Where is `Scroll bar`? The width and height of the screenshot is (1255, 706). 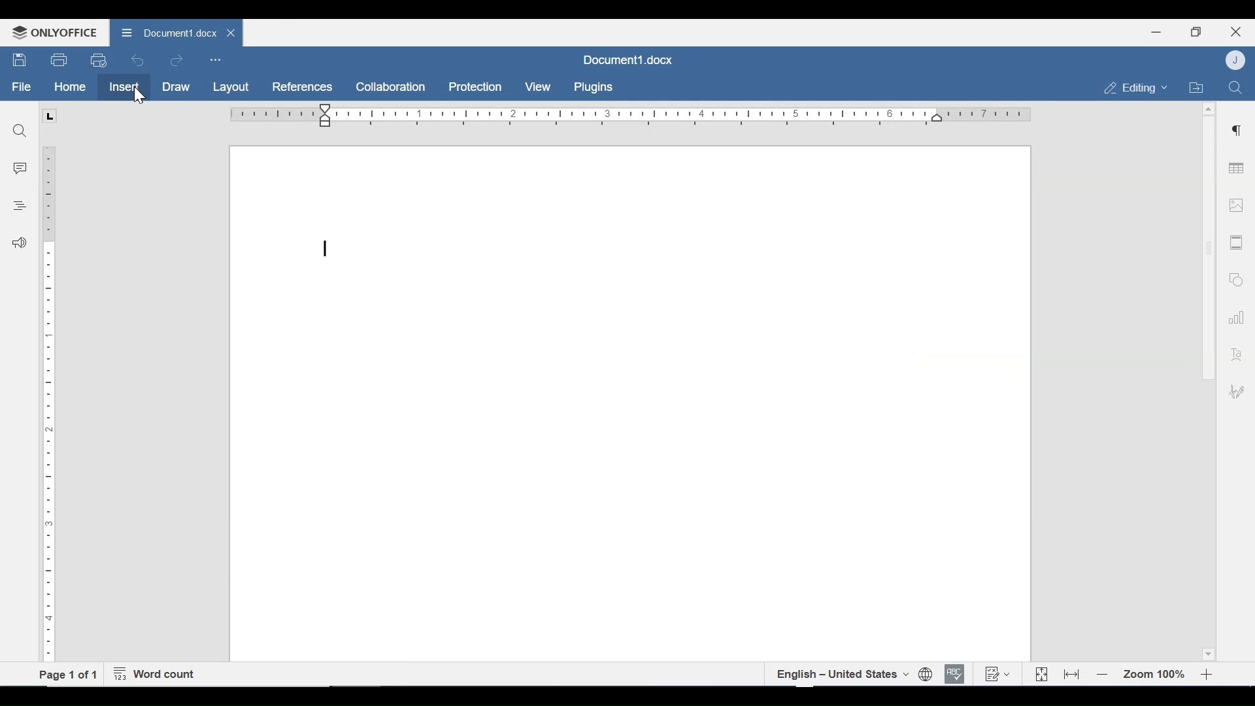
Scroll bar is located at coordinates (1207, 248).